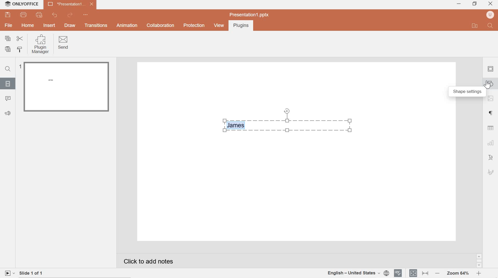 The width and height of the screenshot is (498, 278). Describe the element at coordinates (41, 15) in the screenshot. I see `quick print` at that location.